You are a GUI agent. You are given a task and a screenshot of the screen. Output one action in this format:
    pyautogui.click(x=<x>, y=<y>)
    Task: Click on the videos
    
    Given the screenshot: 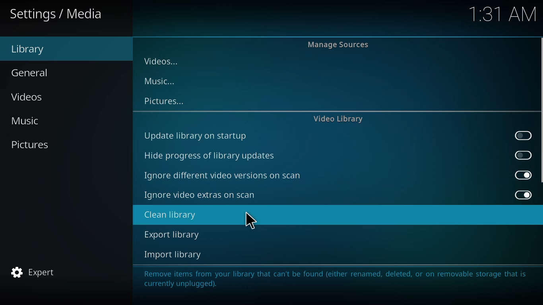 What is the action you would take?
    pyautogui.click(x=163, y=61)
    